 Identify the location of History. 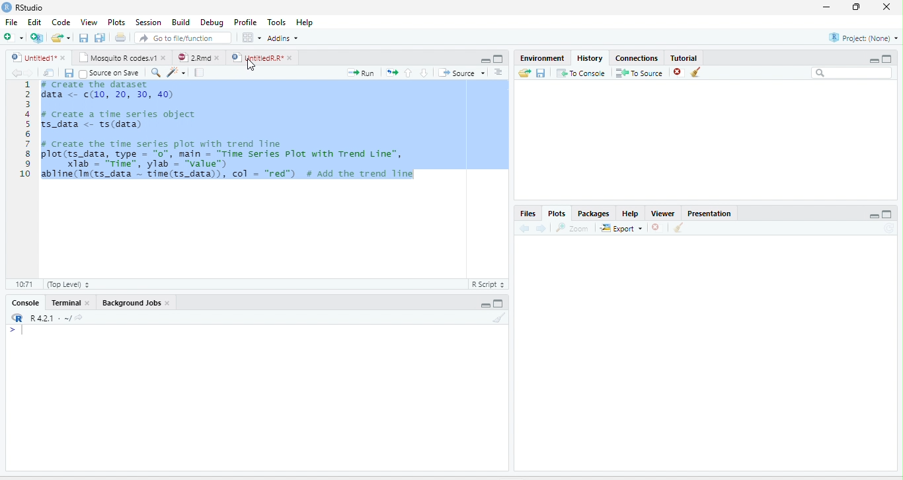
(590, 58).